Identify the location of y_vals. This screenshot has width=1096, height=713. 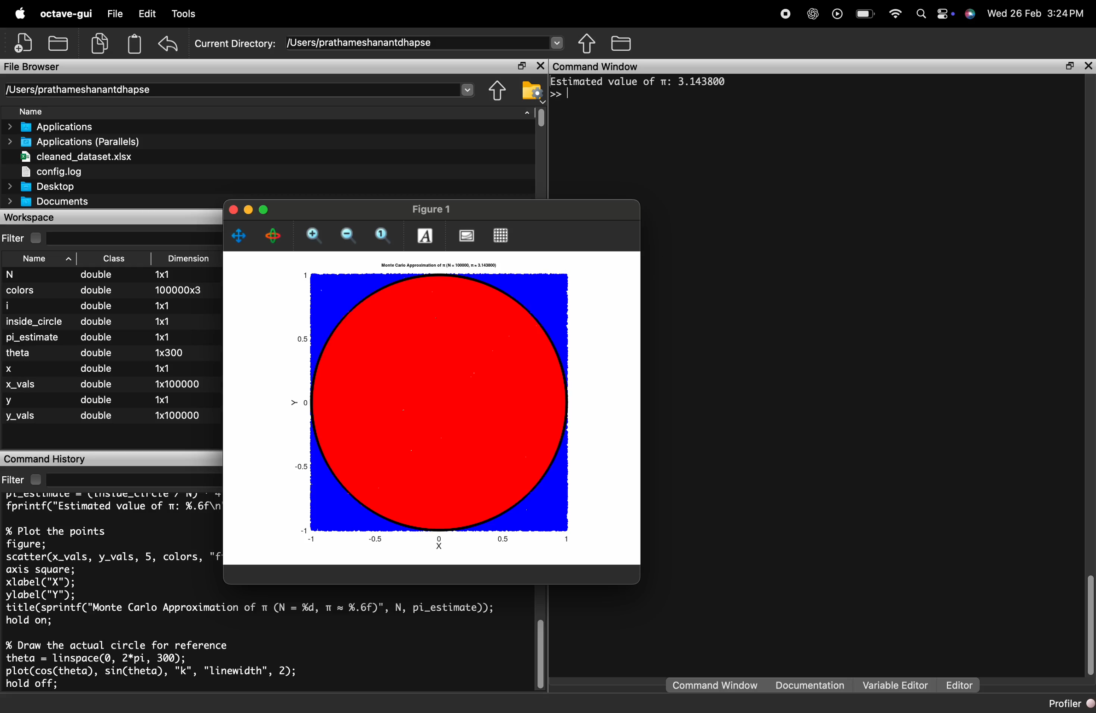
(21, 418).